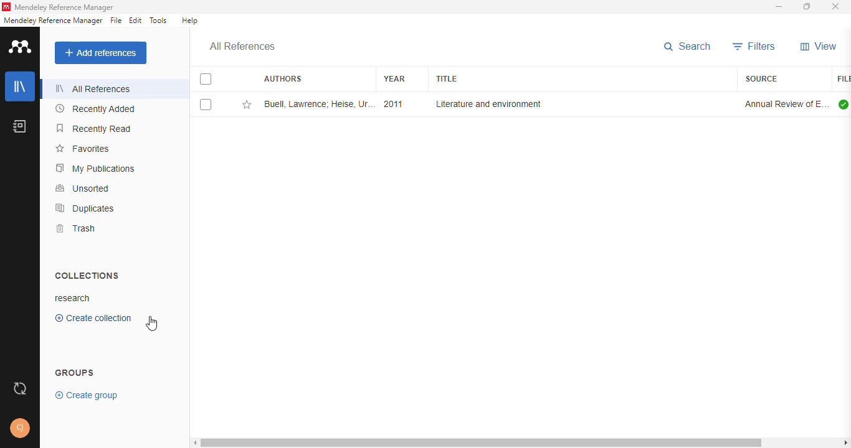 The height and width of the screenshot is (448, 851). I want to click on filters, so click(754, 46).